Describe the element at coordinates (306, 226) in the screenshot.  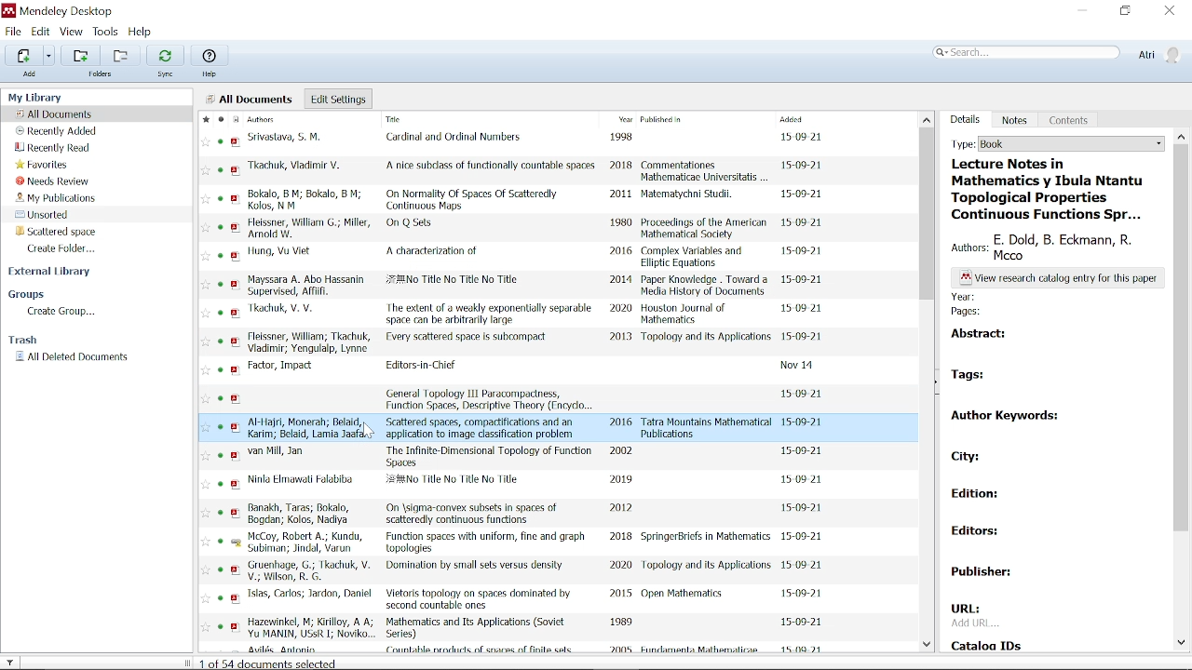
I see `authors` at that location.